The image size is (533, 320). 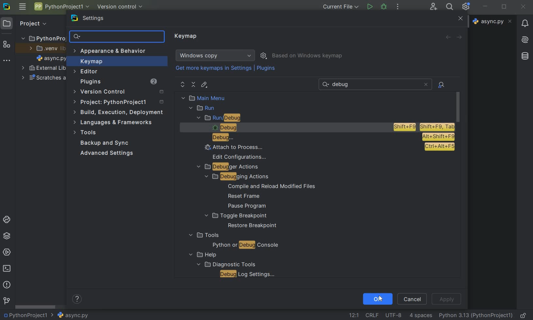 I want to click on Project, so click(x=32, y=23).